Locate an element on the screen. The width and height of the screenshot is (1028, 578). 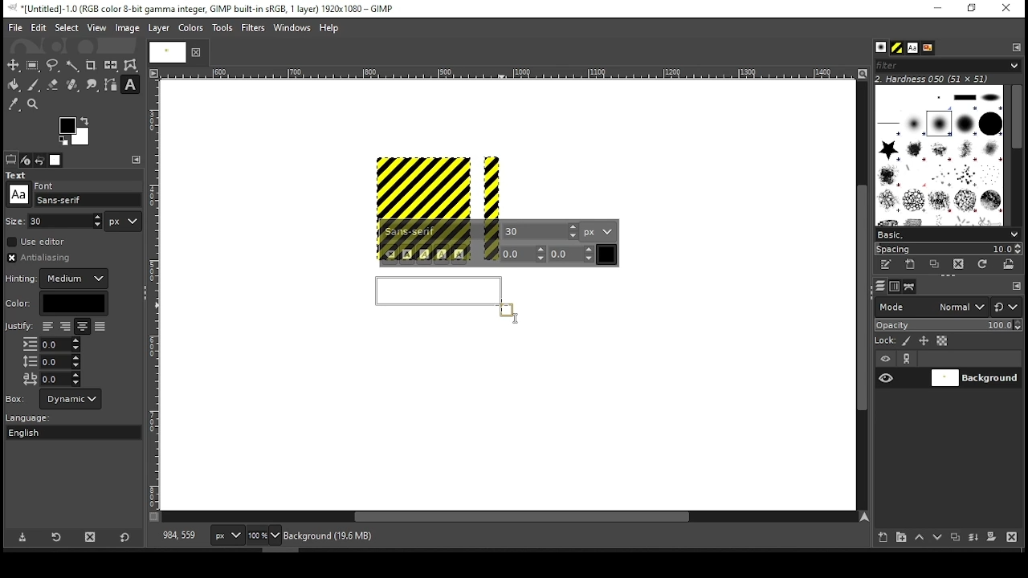
colors is located at coordinates (75, 131).